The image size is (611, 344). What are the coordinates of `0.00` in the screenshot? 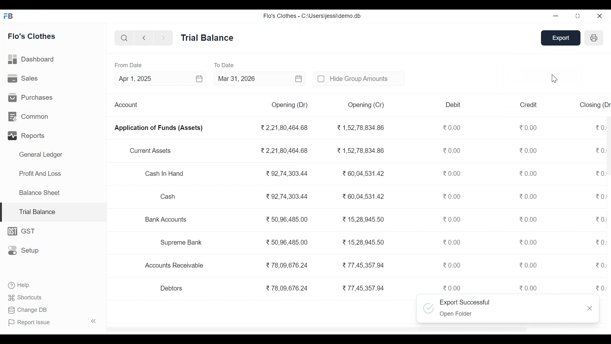 It's located at (529, 173).